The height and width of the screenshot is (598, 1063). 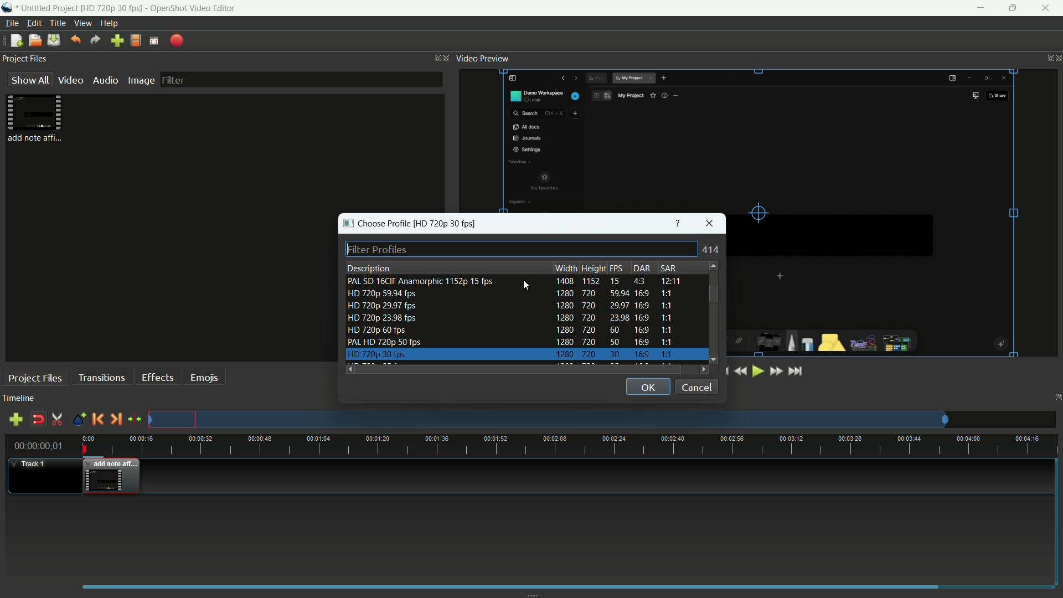 What do you see at coordinates (26, 58) in the screenshot?
I see `project files` at bounding box center [26, 58].